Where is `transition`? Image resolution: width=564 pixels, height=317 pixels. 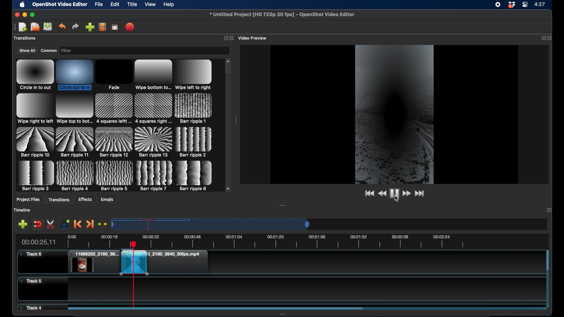
transition is located at coordinates (114, 142).